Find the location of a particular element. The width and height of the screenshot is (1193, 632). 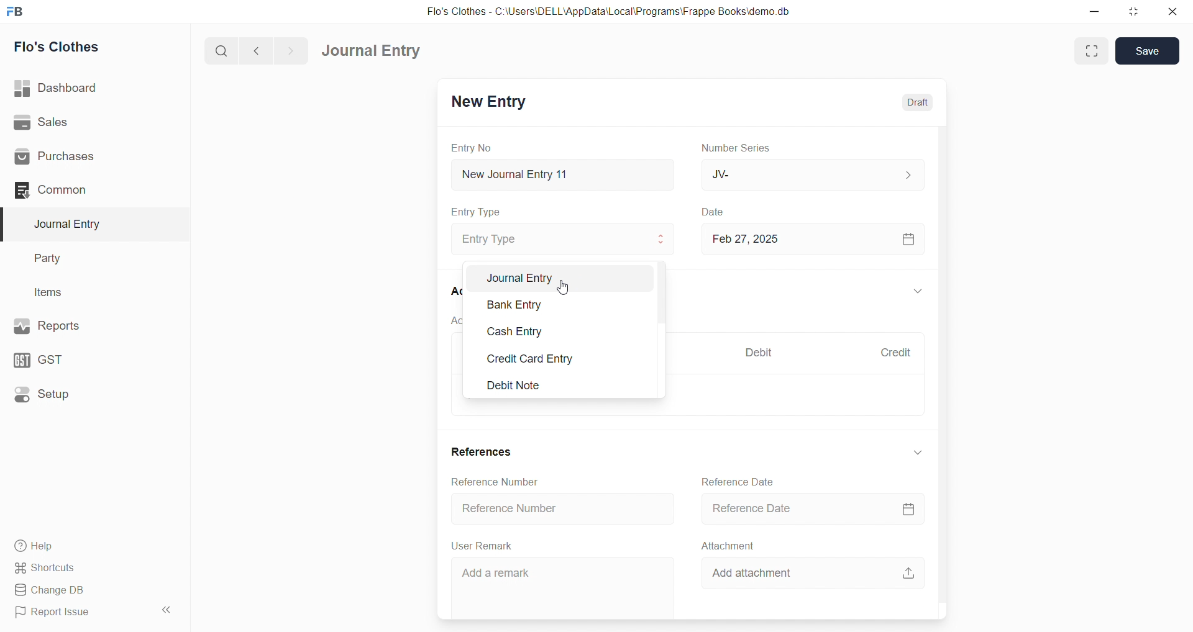

Entry No is located at coordinates (471, 148).